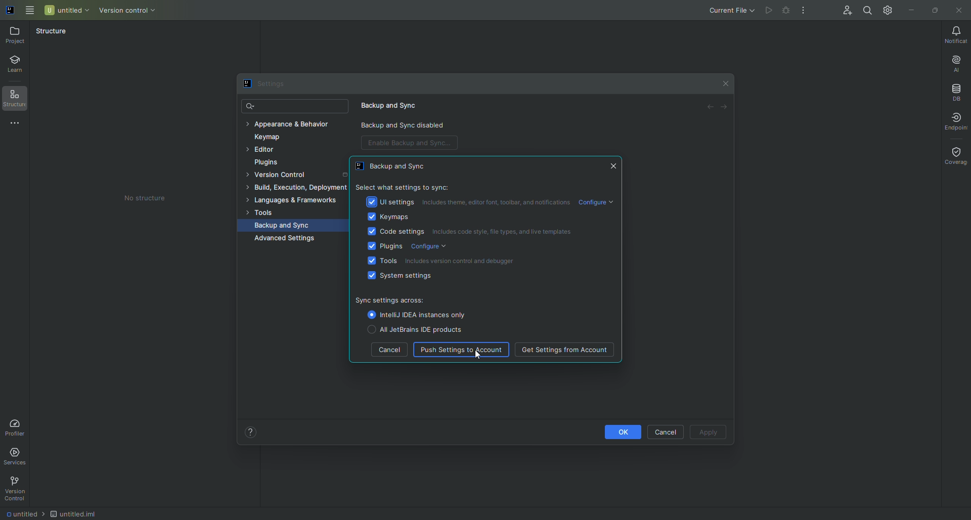 This screenshot has height=520, width=971. What do you see at coordinates (285, 239) in the screenshot?
I see `Advanced Settings` at bounding box center [285, 239].